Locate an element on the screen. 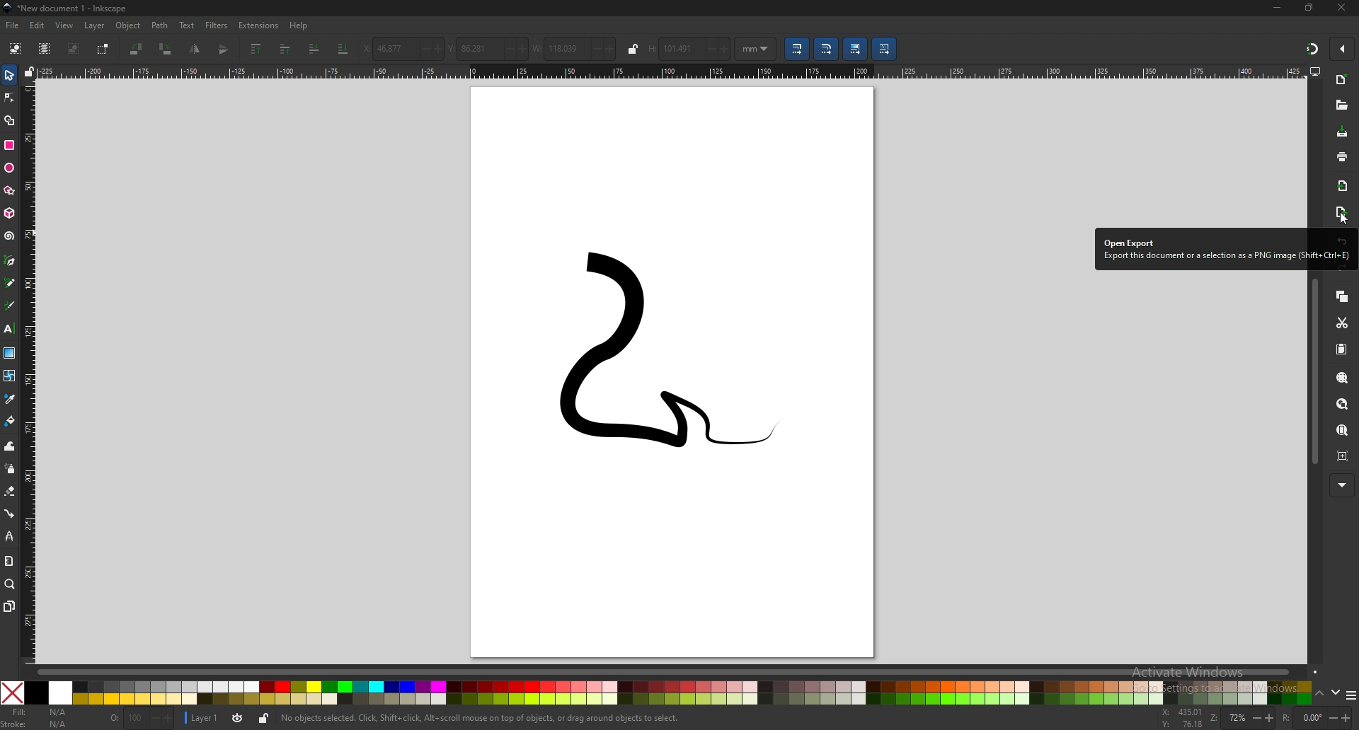 The height and width of the screenshot is (730, 1359). raise selection to top is located at coordinates (256, 50).